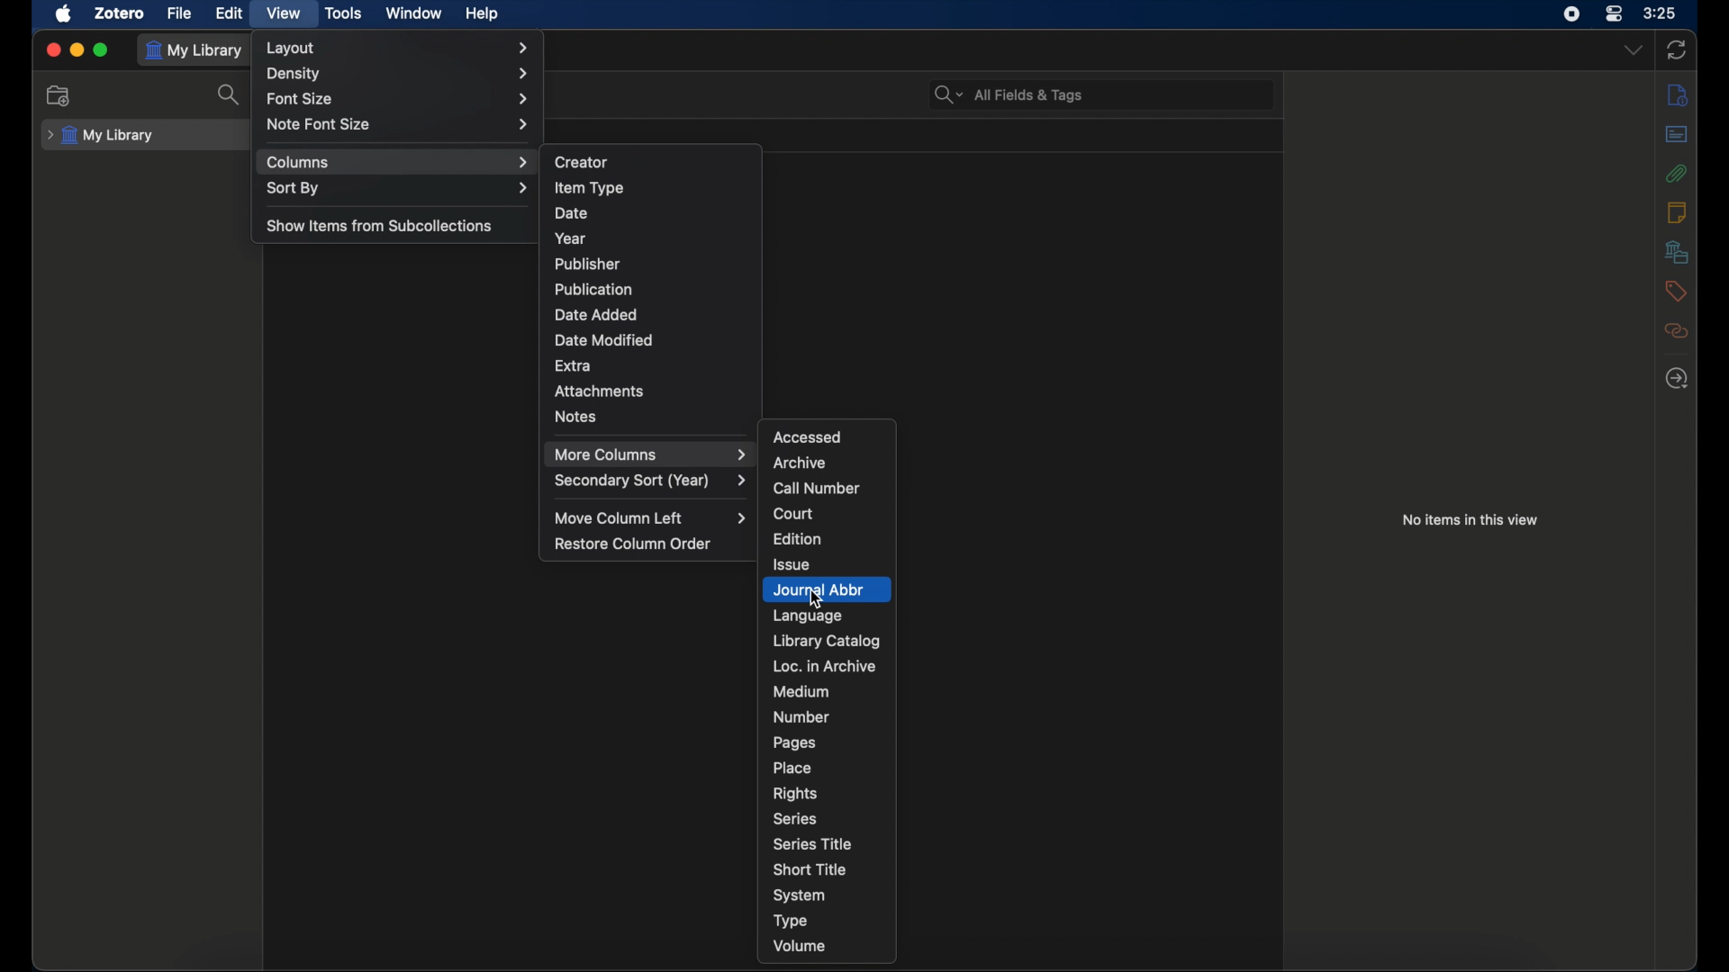  I want to click on zotero, so click(120, 13).